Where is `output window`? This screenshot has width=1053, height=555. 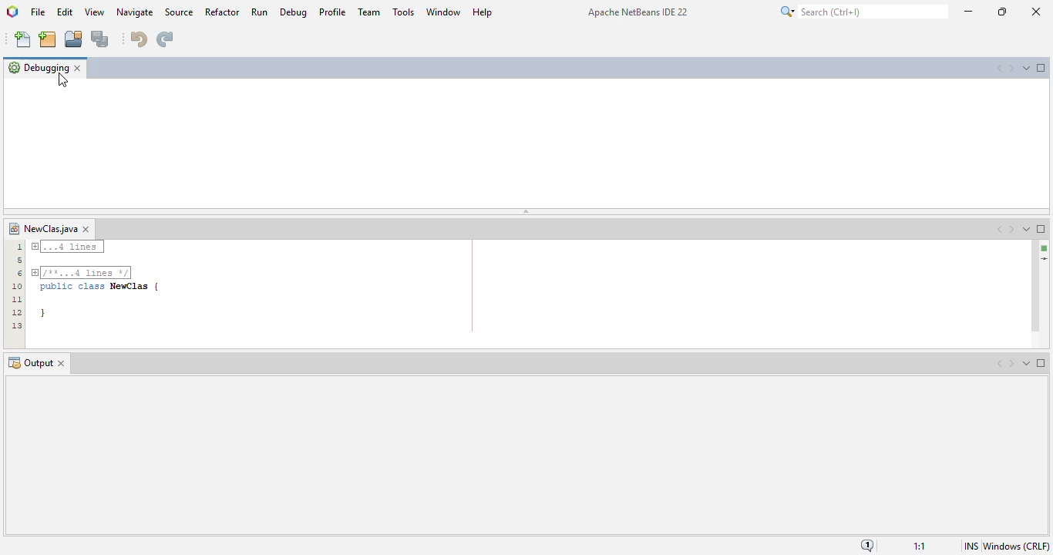
output window is located at coordinates (520, 455).